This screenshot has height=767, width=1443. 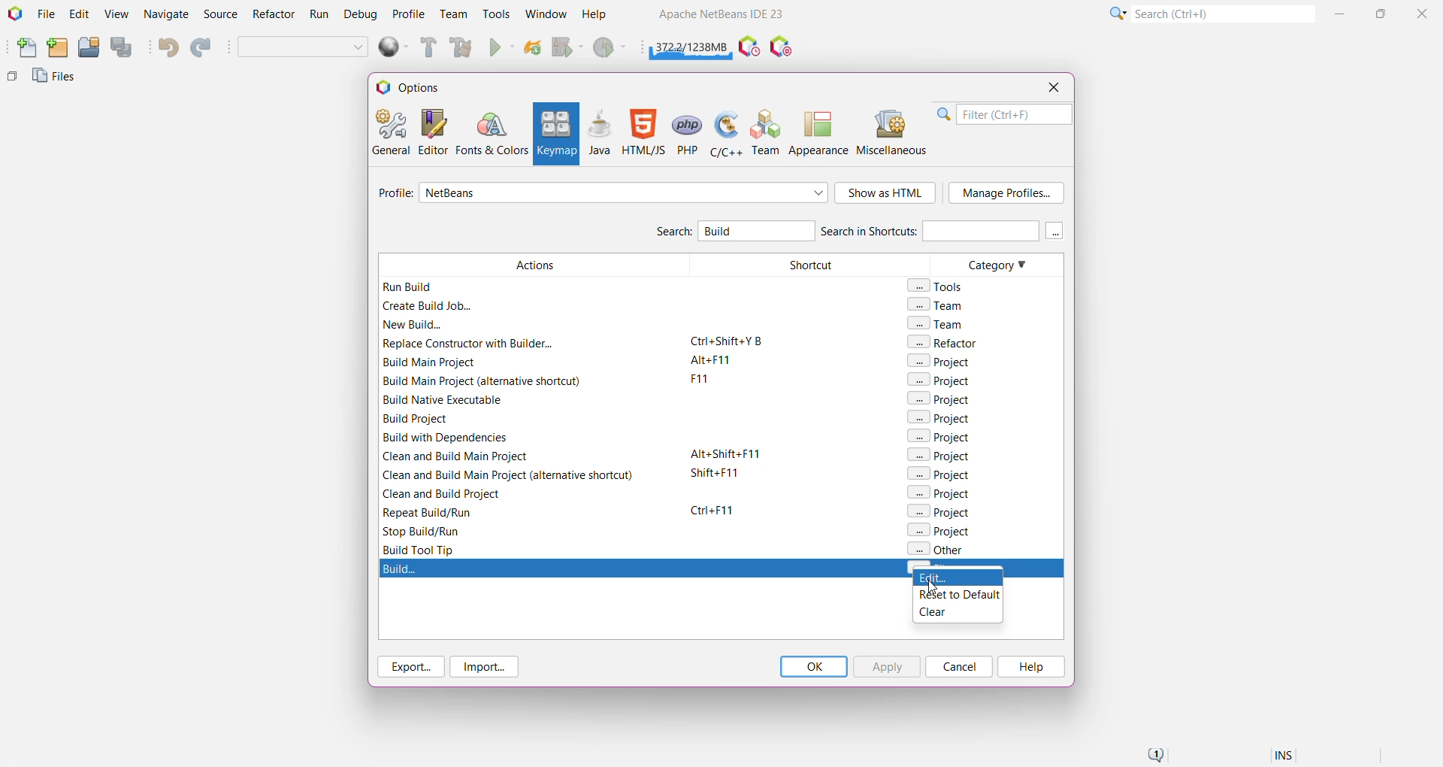 What do you see at coordinates (721, 568) in the screenshot?
I see `Searched Action displayed in the list ` at bounding box center [721, 568].